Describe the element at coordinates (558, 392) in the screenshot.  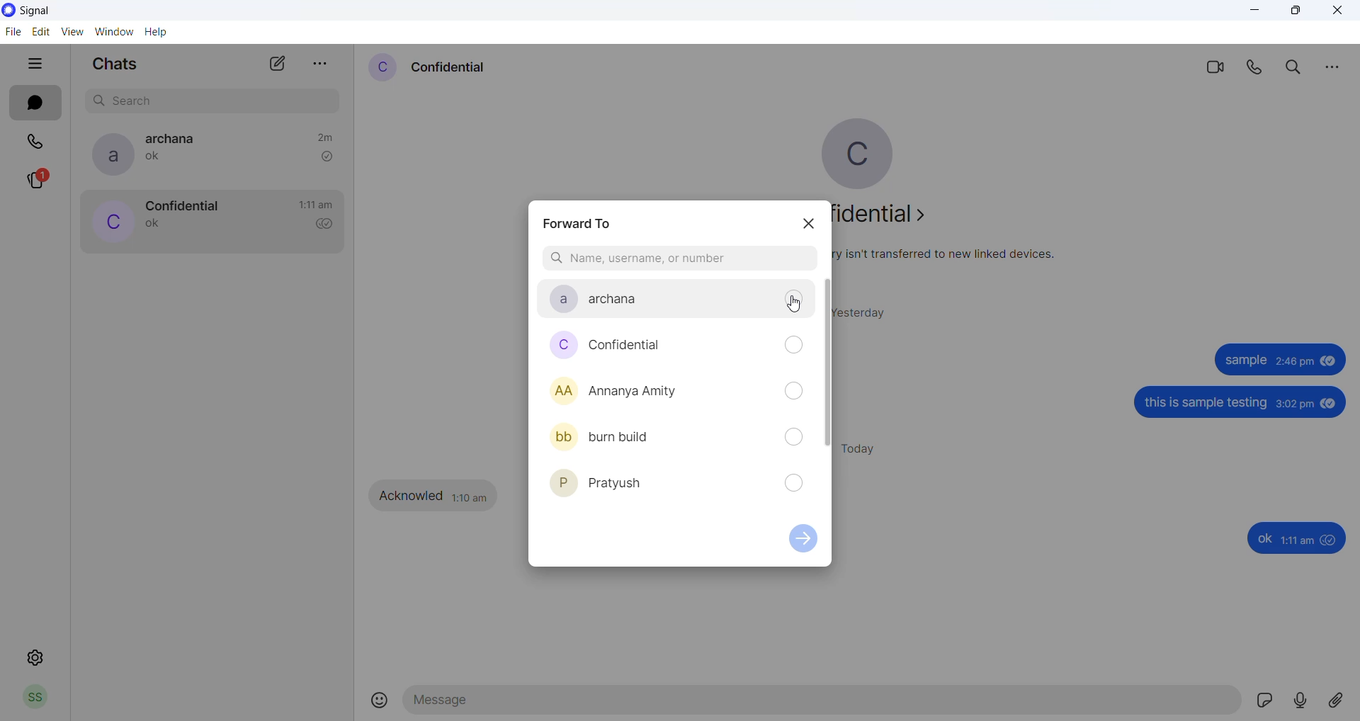
I see `profile pictures` at that location.